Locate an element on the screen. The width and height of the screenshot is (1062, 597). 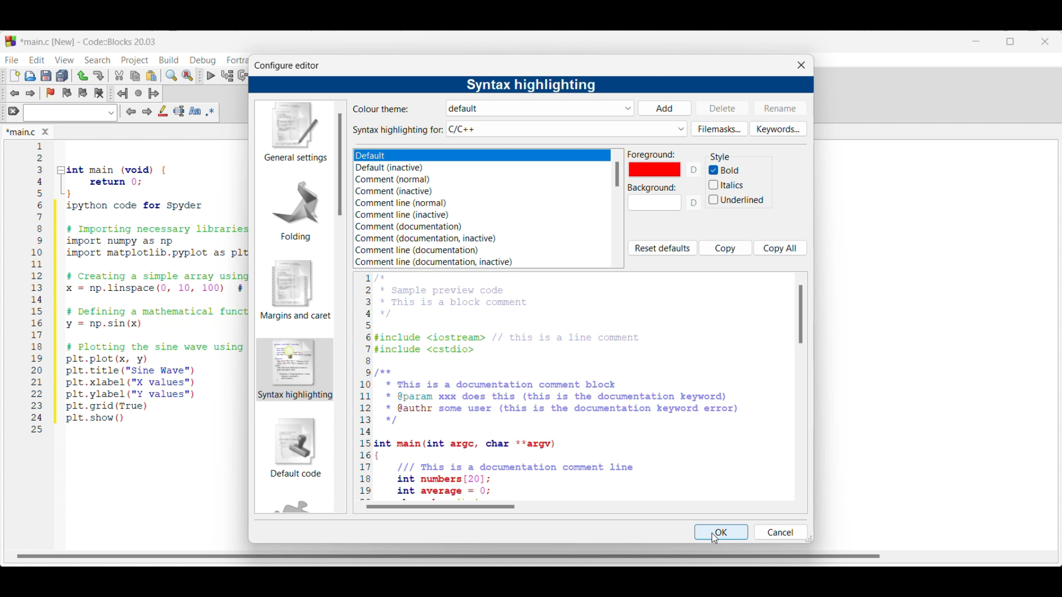
Previous is located at coordinates (131, 112).